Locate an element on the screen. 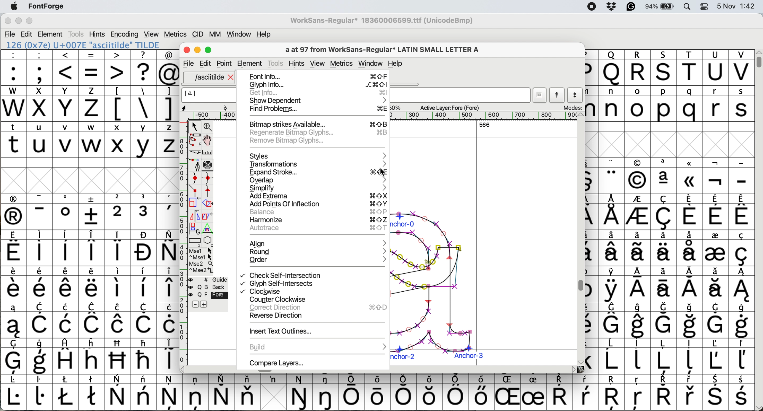  get info is located at coordinates (318, 92).